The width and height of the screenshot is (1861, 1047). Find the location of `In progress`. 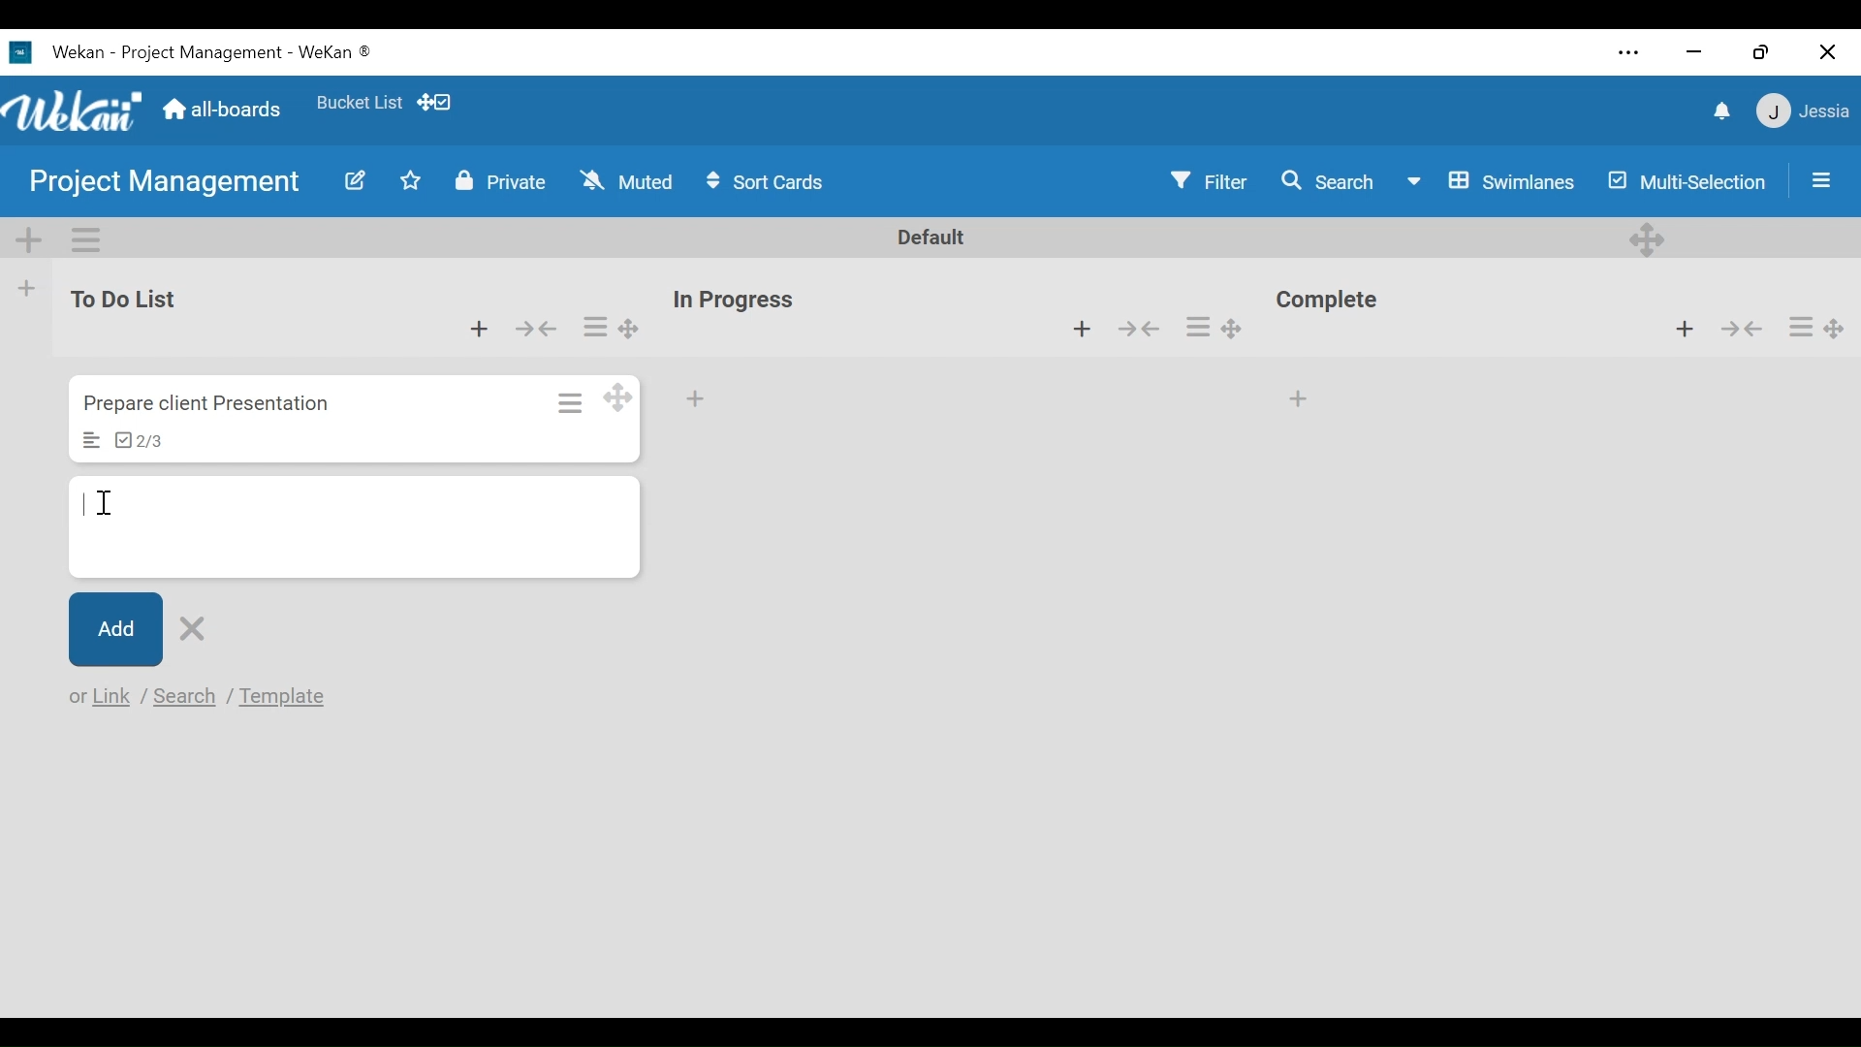

In progress is located at coordinates (740, 300).